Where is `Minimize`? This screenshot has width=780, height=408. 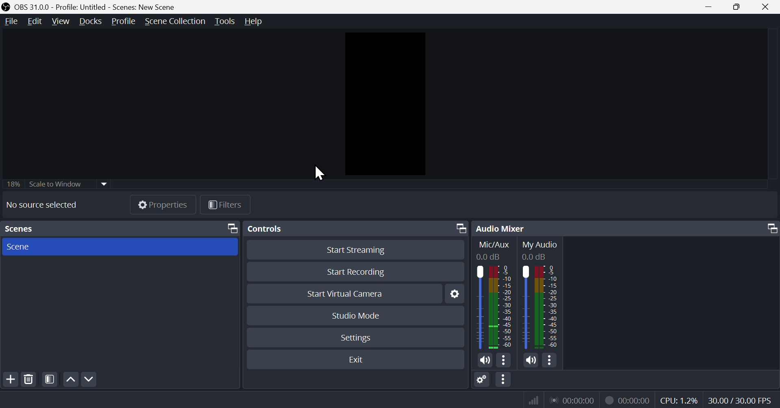 Minimize is located at coordinates (708, 7).